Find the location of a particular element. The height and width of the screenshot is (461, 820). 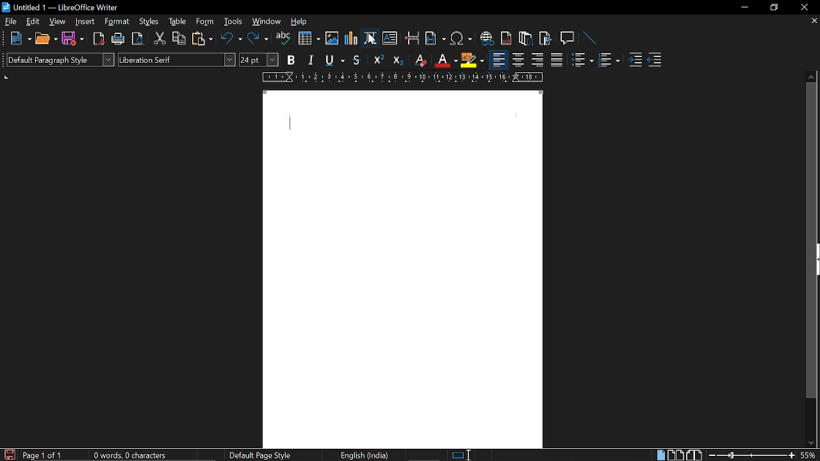

insert comment is located at coordinates (566, 38).